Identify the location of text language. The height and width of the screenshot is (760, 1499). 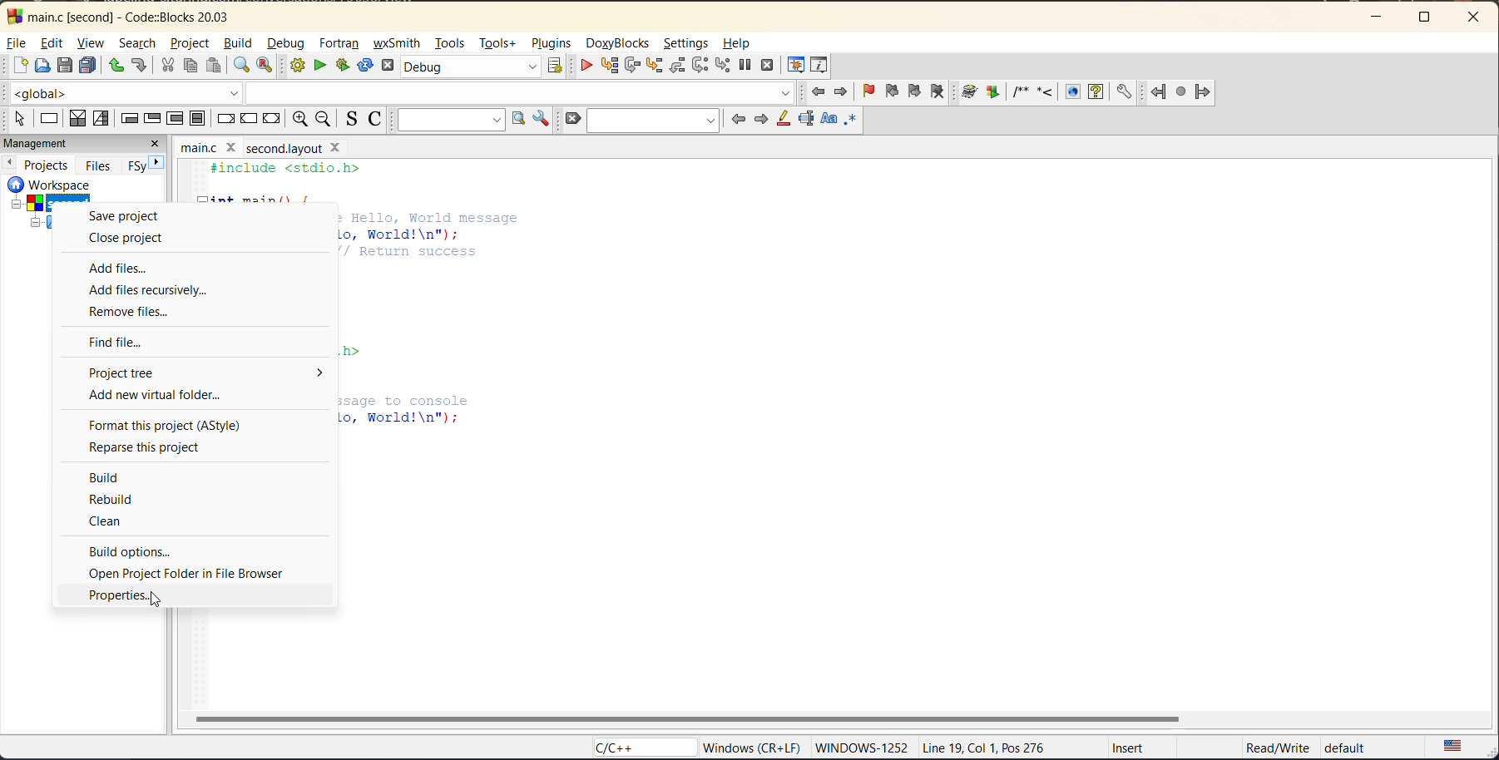
(1452, 747).